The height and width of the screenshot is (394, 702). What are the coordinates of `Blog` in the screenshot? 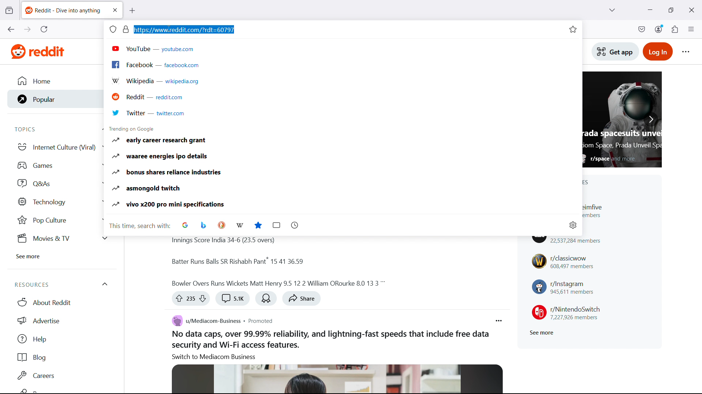 It's located at (61, 358).